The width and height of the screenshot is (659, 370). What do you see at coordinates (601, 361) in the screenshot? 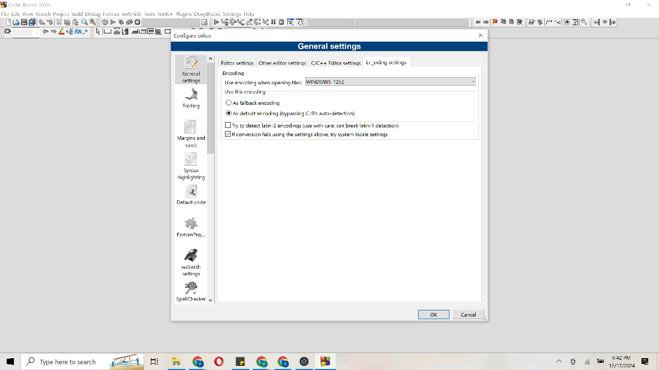
I see `Battery` at bounding box center [601, 361].